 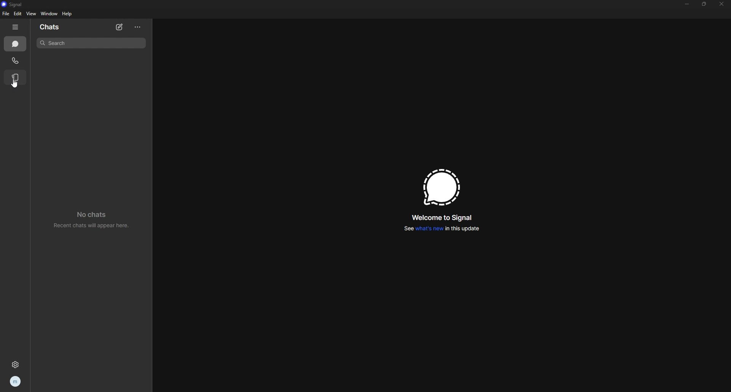 I want to click on cursor, so click(x=14, y=84).